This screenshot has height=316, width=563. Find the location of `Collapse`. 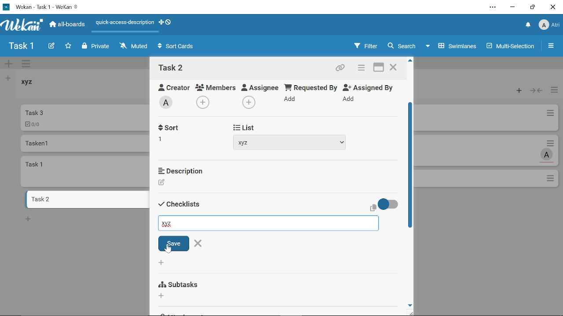

Collapse is located at coordinates (537, 91).